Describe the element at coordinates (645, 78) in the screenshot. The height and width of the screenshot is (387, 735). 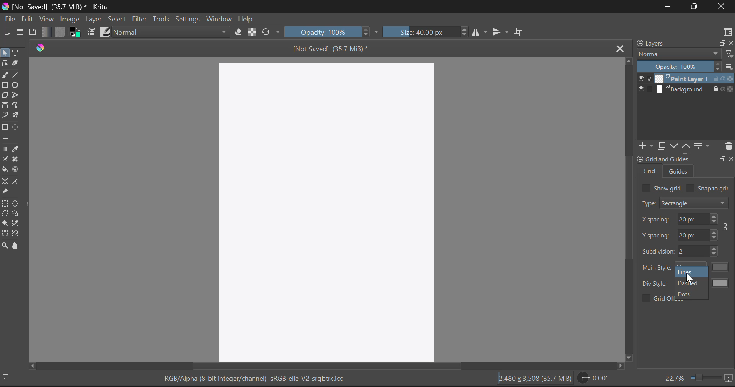
I see `show/hide` at that location.